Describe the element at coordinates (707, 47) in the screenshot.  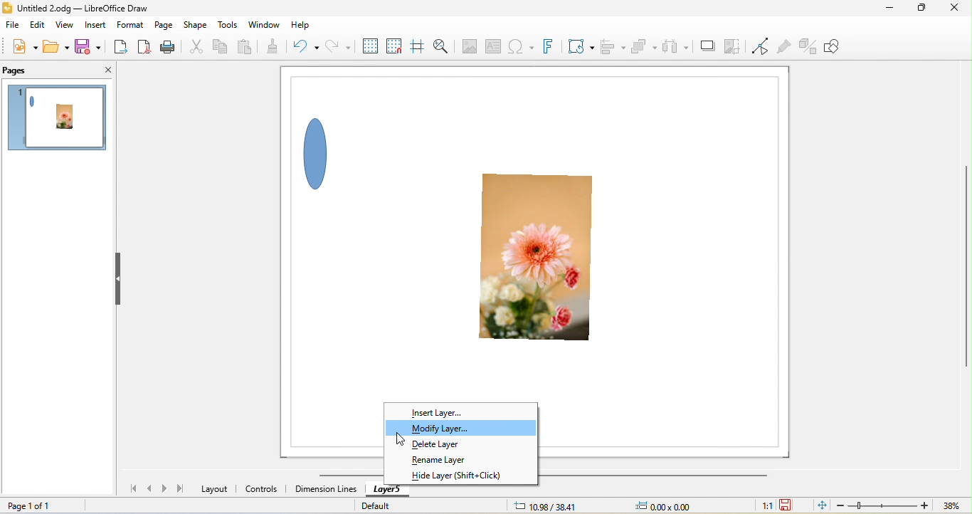
I see `shadow` at that location.